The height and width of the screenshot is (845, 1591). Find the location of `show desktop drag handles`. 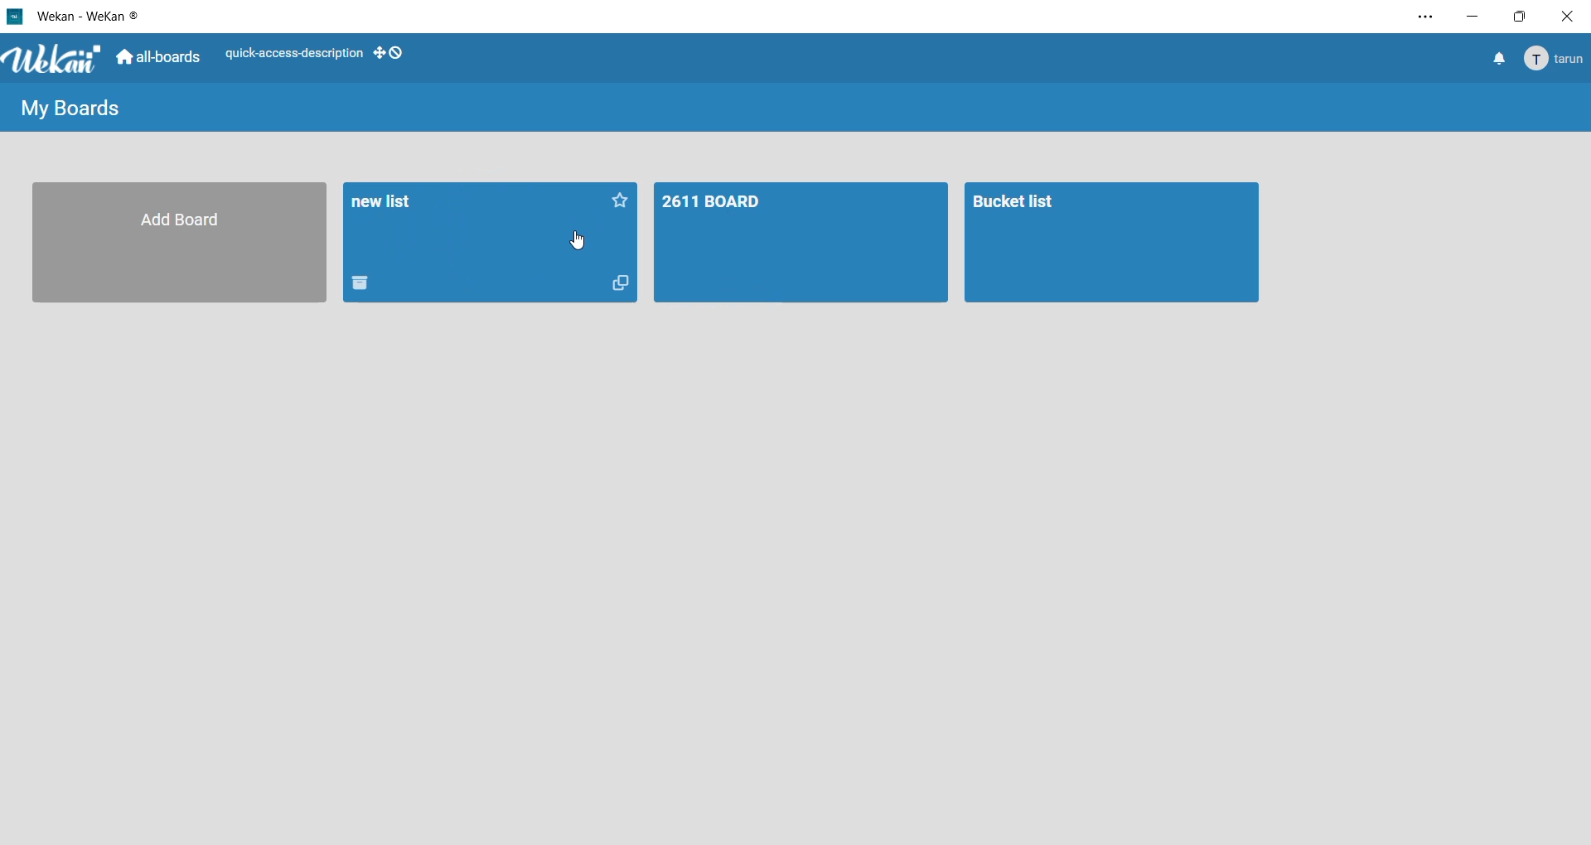

show desktop drag handles is located at coordinates (390, 53).